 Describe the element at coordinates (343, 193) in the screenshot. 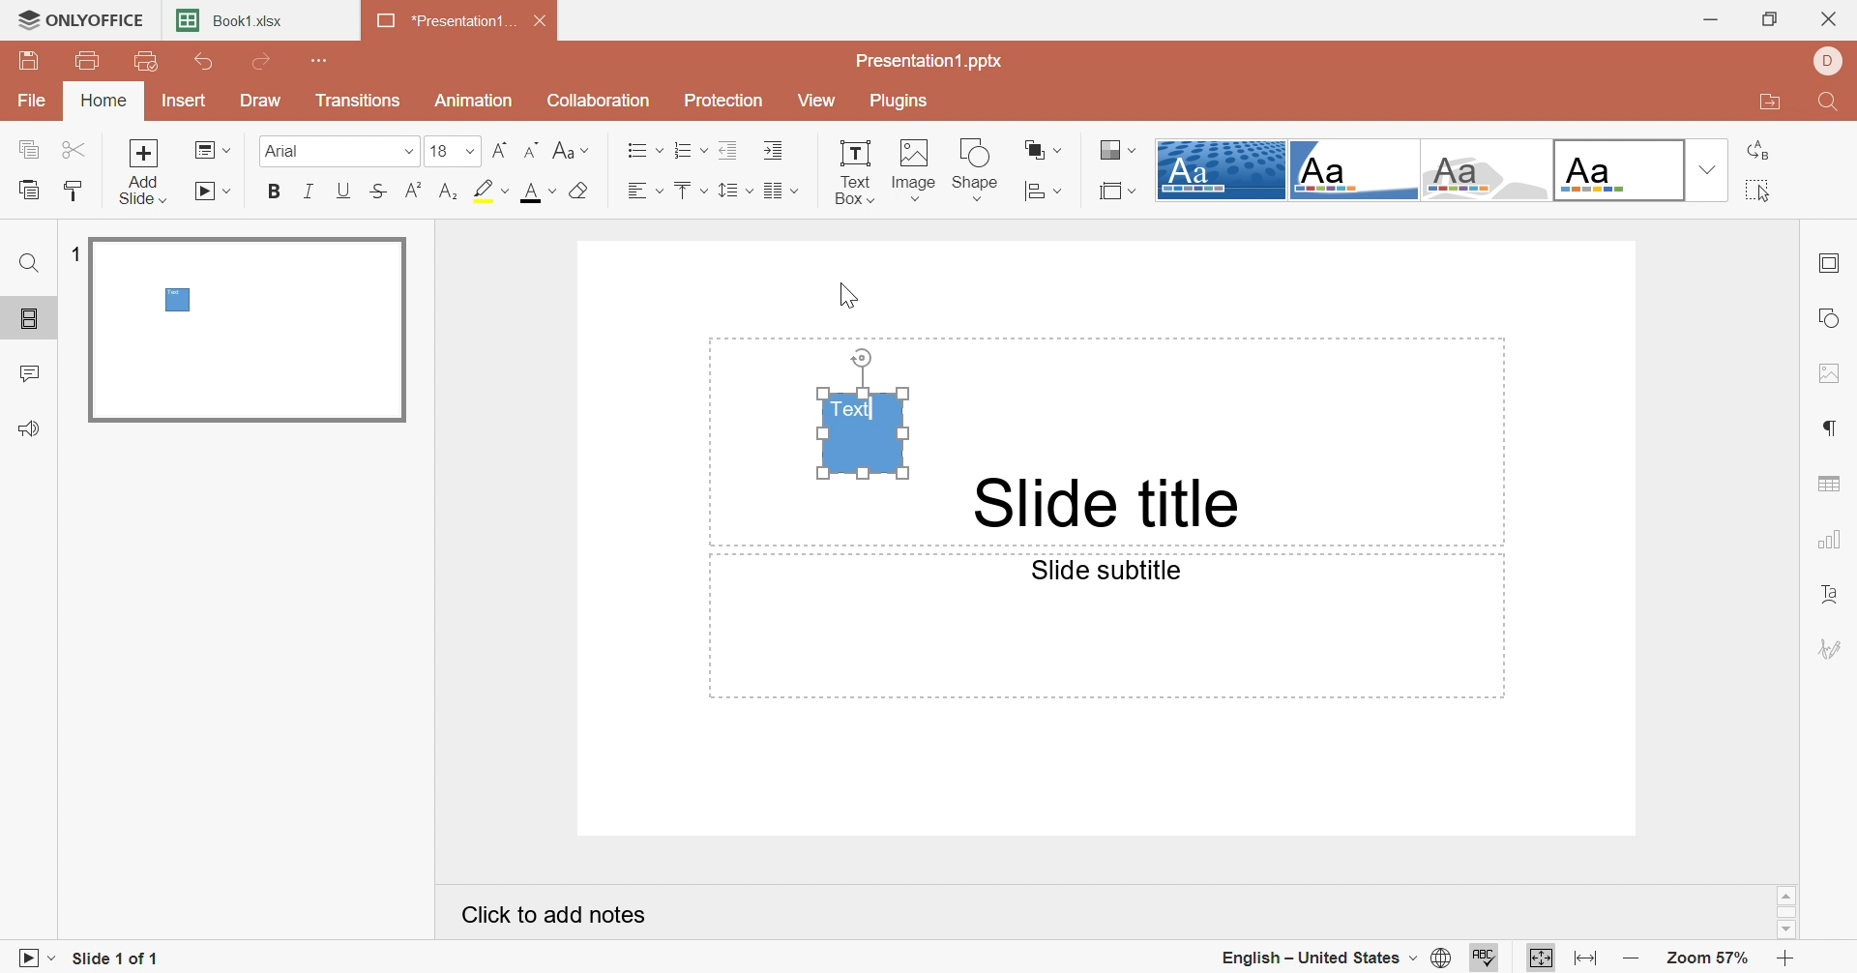

I see `Underline` at that location.